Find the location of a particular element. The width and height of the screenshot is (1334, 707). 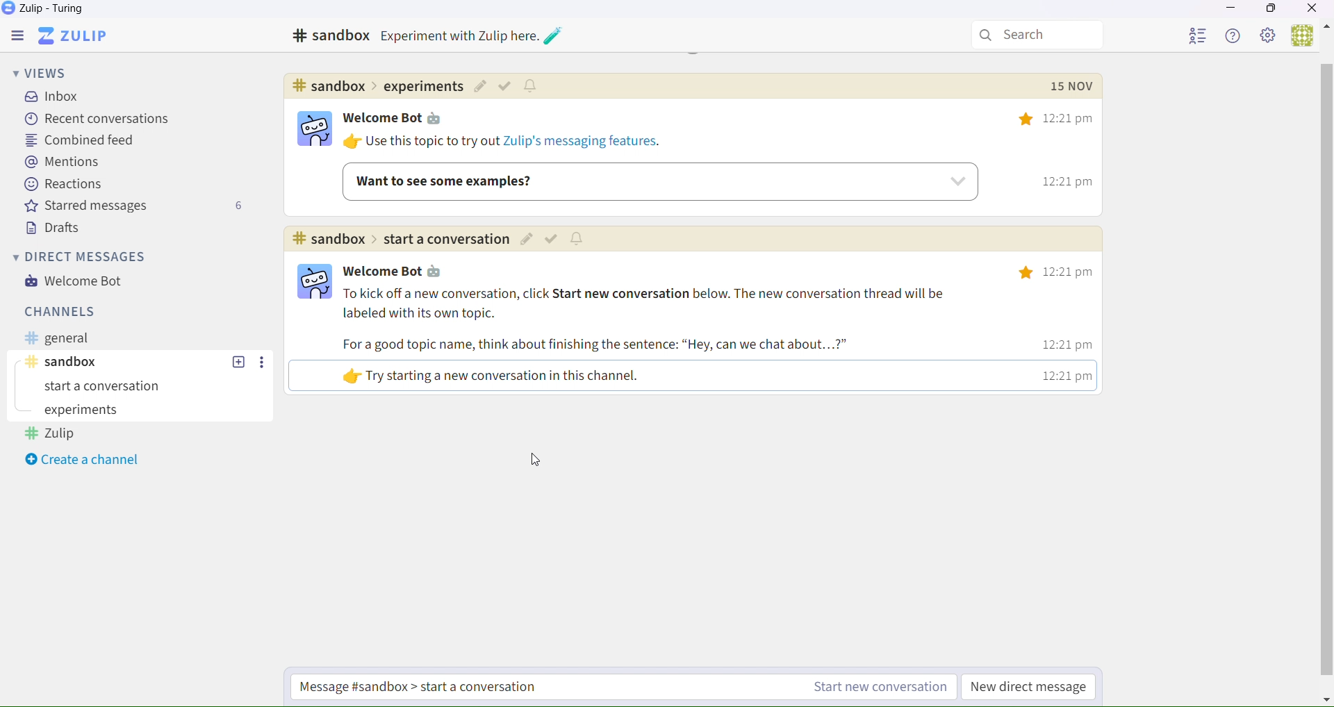

 is located at coordinates (471, 36).